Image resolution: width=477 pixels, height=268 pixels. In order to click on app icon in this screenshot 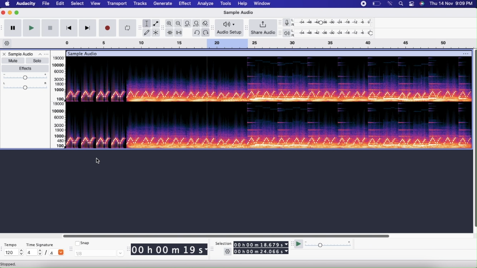, I will do `click(422, 4)`.